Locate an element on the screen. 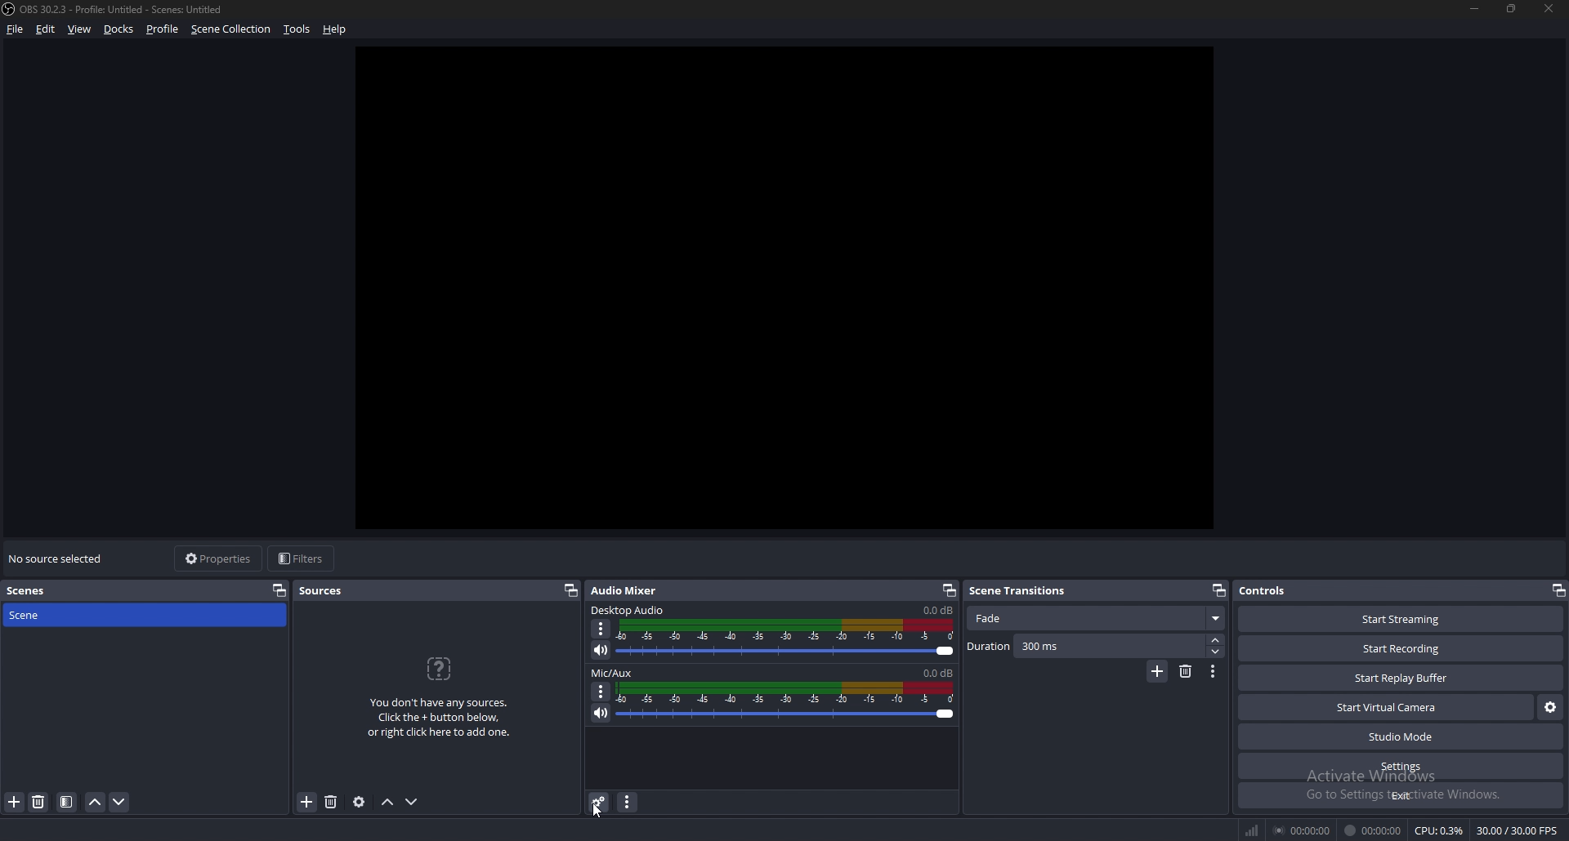 The height and width of the screenshot is (841, 1569). profile is located at coordinates (163, 29).